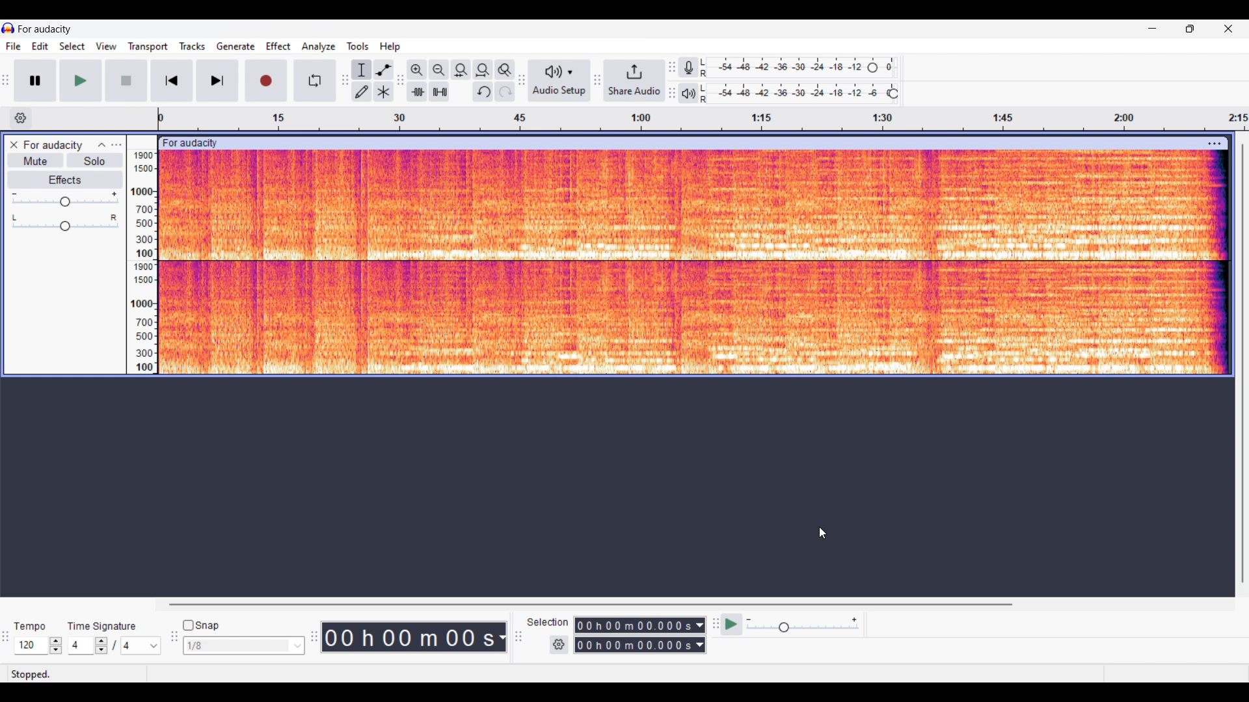  What do you see at coordinates (36, 81) in the screenshot?
I see `Pause` at bounding box center [36, 81].